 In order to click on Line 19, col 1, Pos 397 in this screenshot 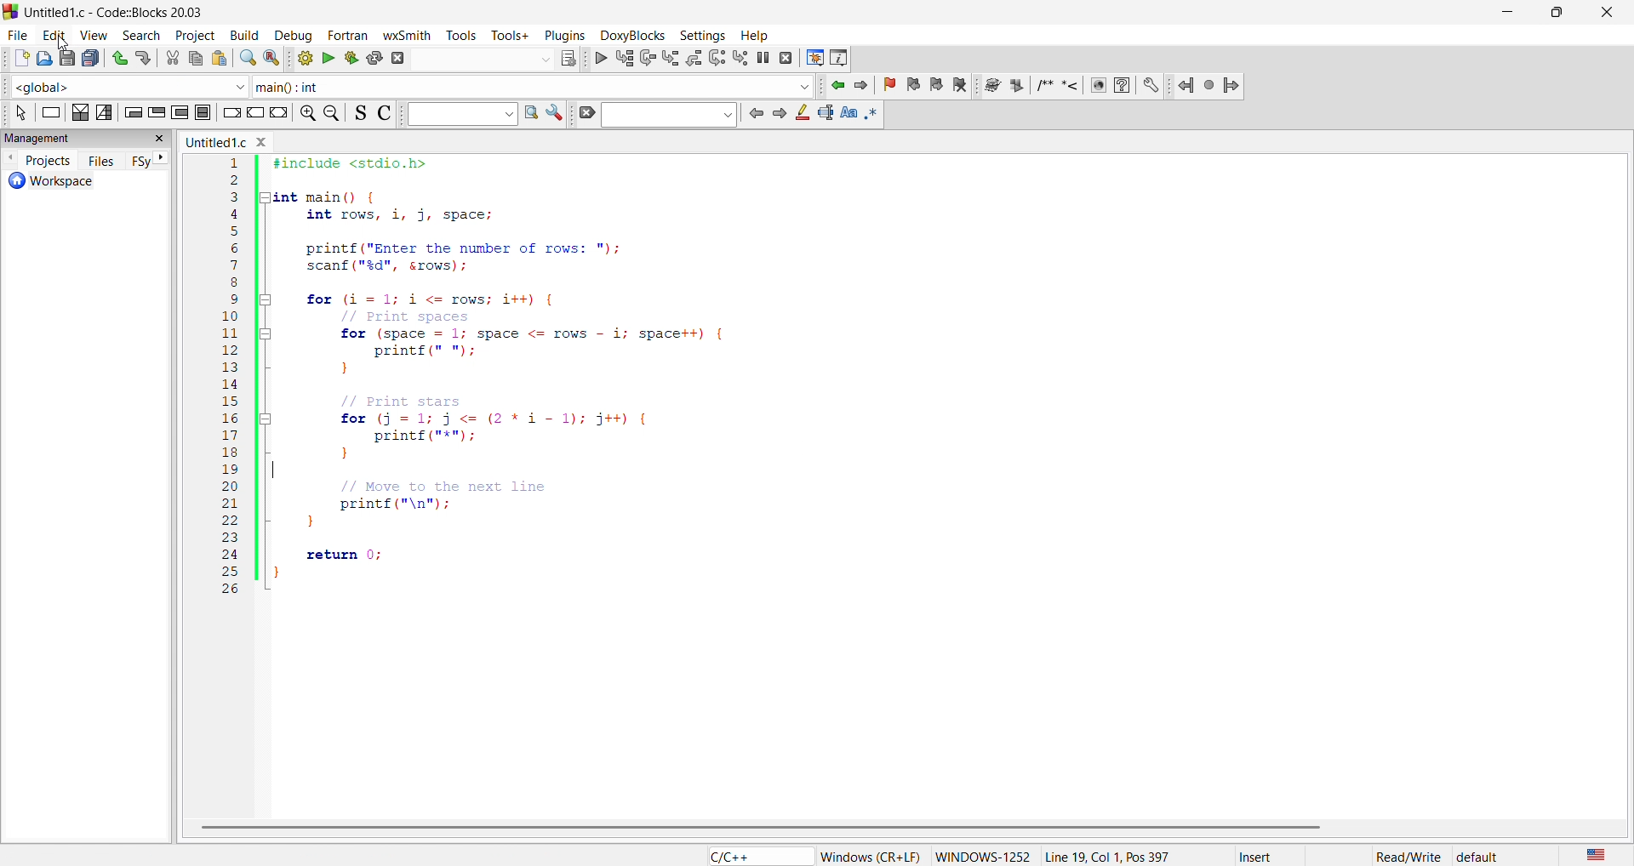, I will do `click(1106, 856)`.